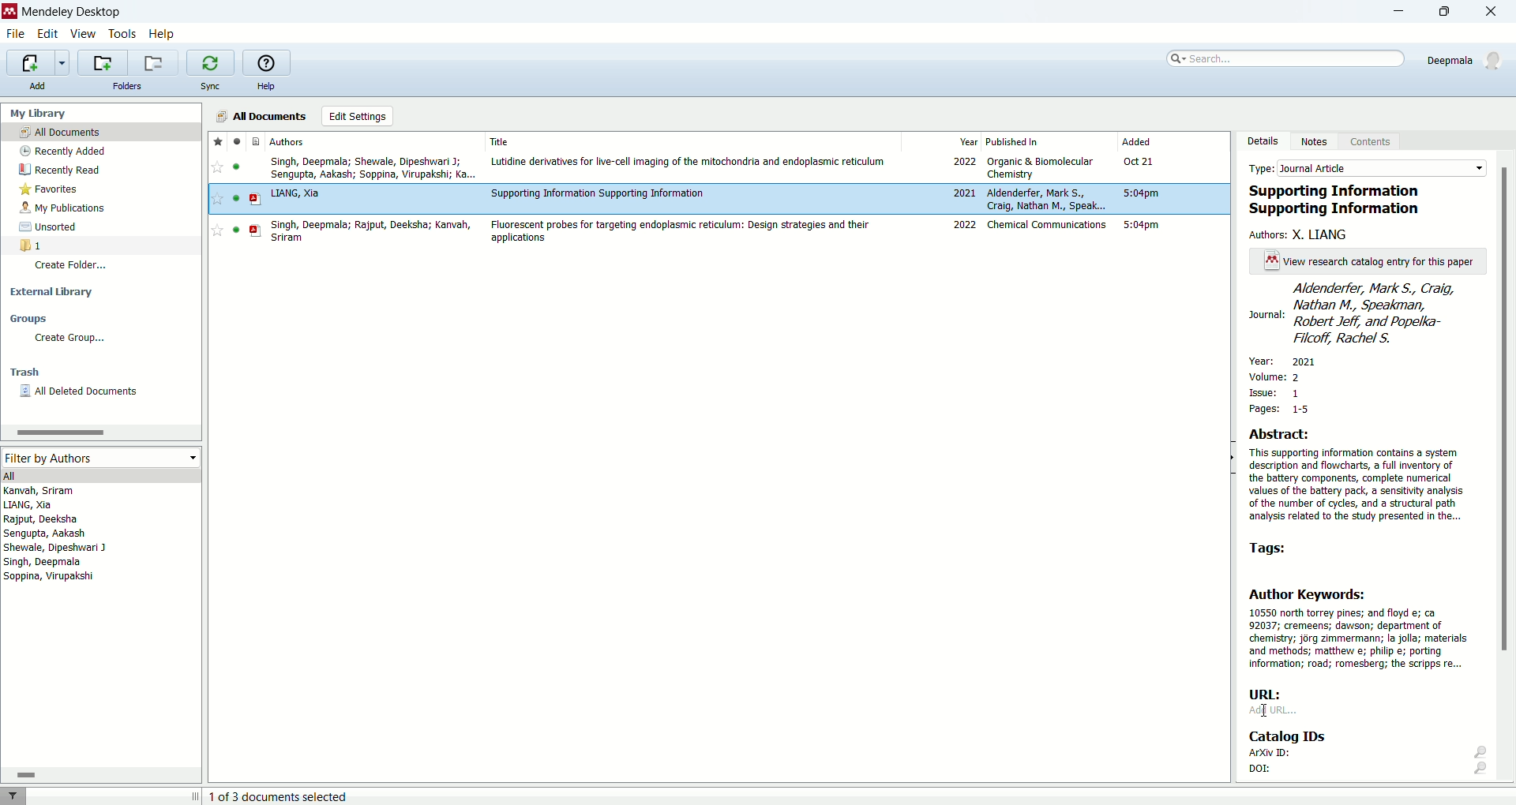 This screenshot has width=1516, height=805. I want to click on all documents, so click(102, 131).